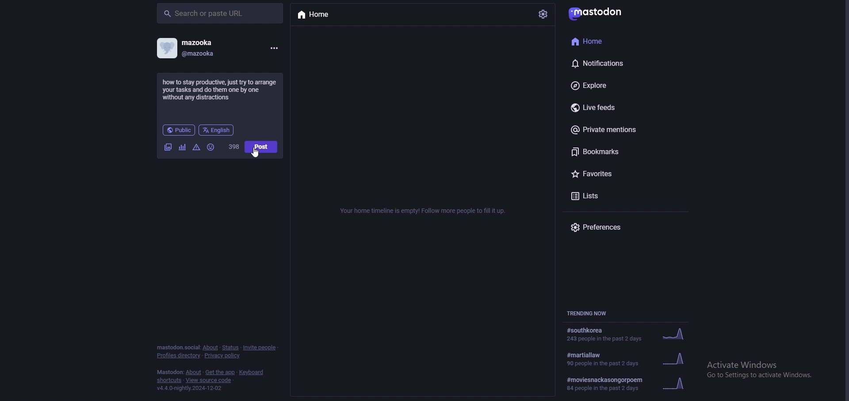 This screenshot has width=849, height=401. What do you see at coordinates (235, 147) in the screenshot?
I see `word limit` at bounding box center [235, 147].